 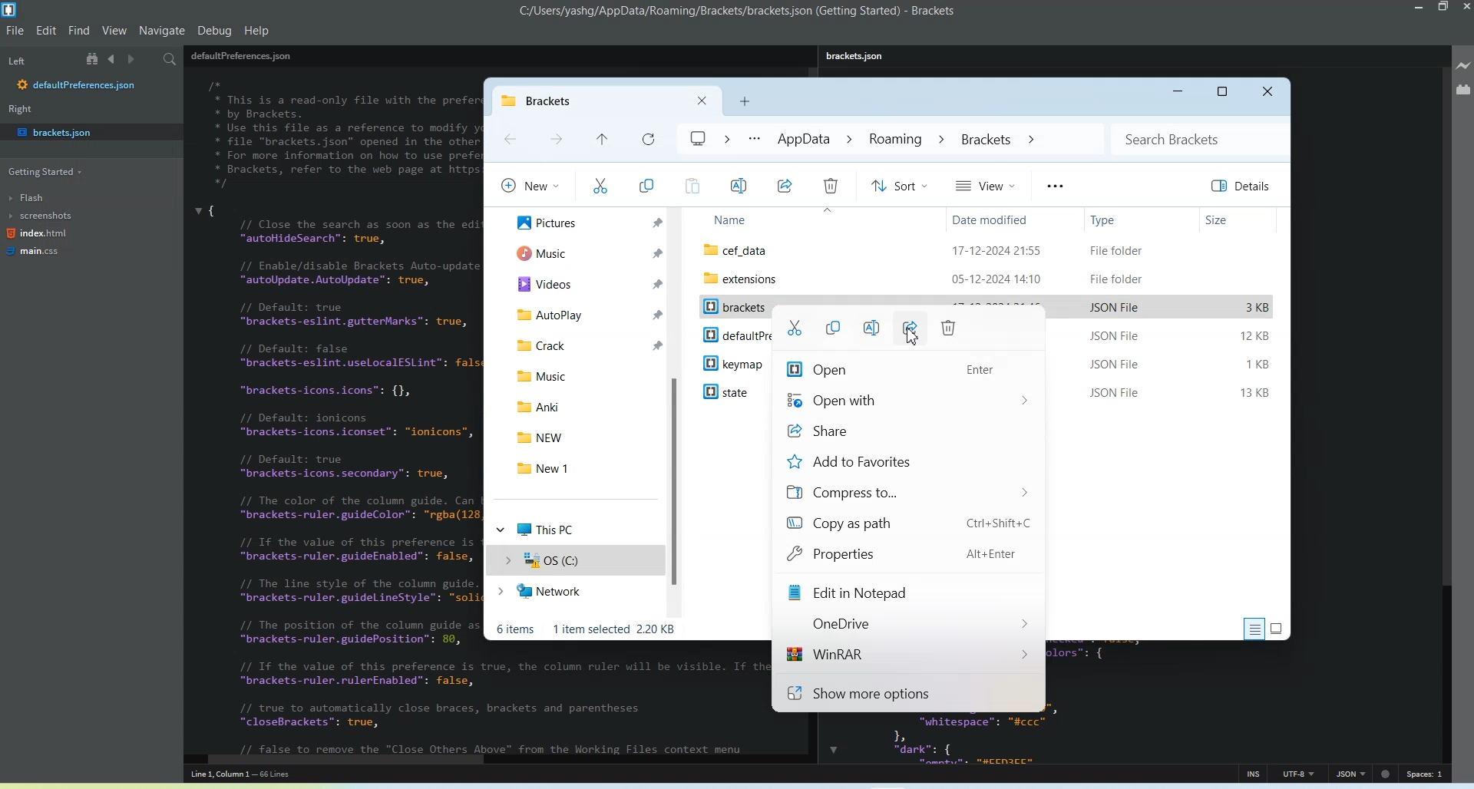 What do you see at coordinates (1139, 220) in the screenshot?
I see `Type` at bounding box center [1139, 220].